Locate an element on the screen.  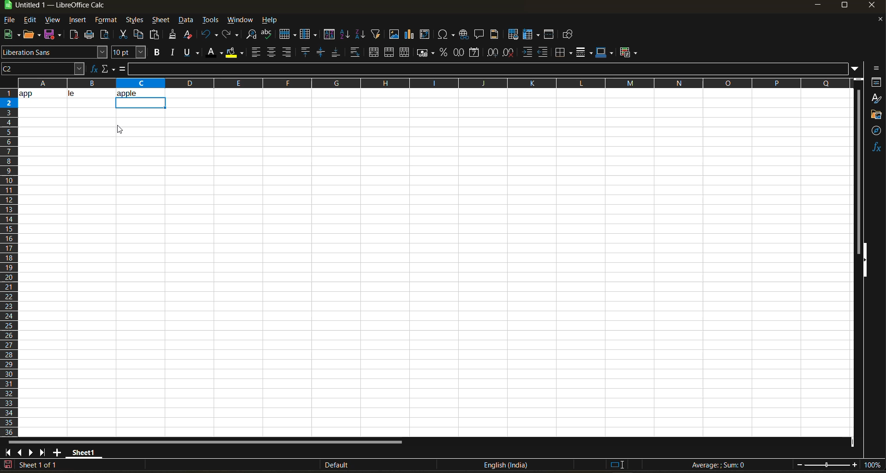
autofilter is located at coordinates (376, 33).